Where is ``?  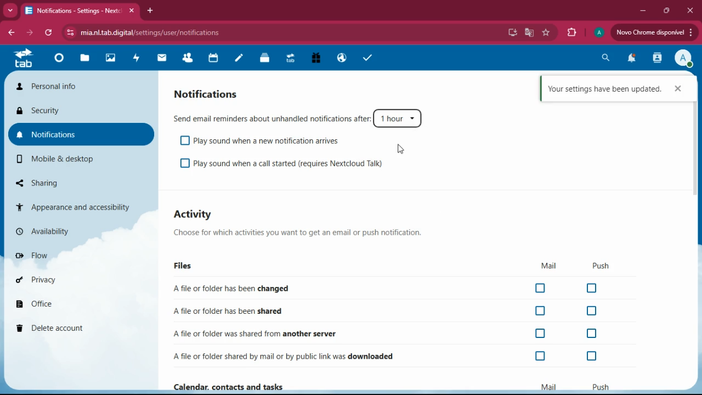
 is located at coordinates (150, 10).